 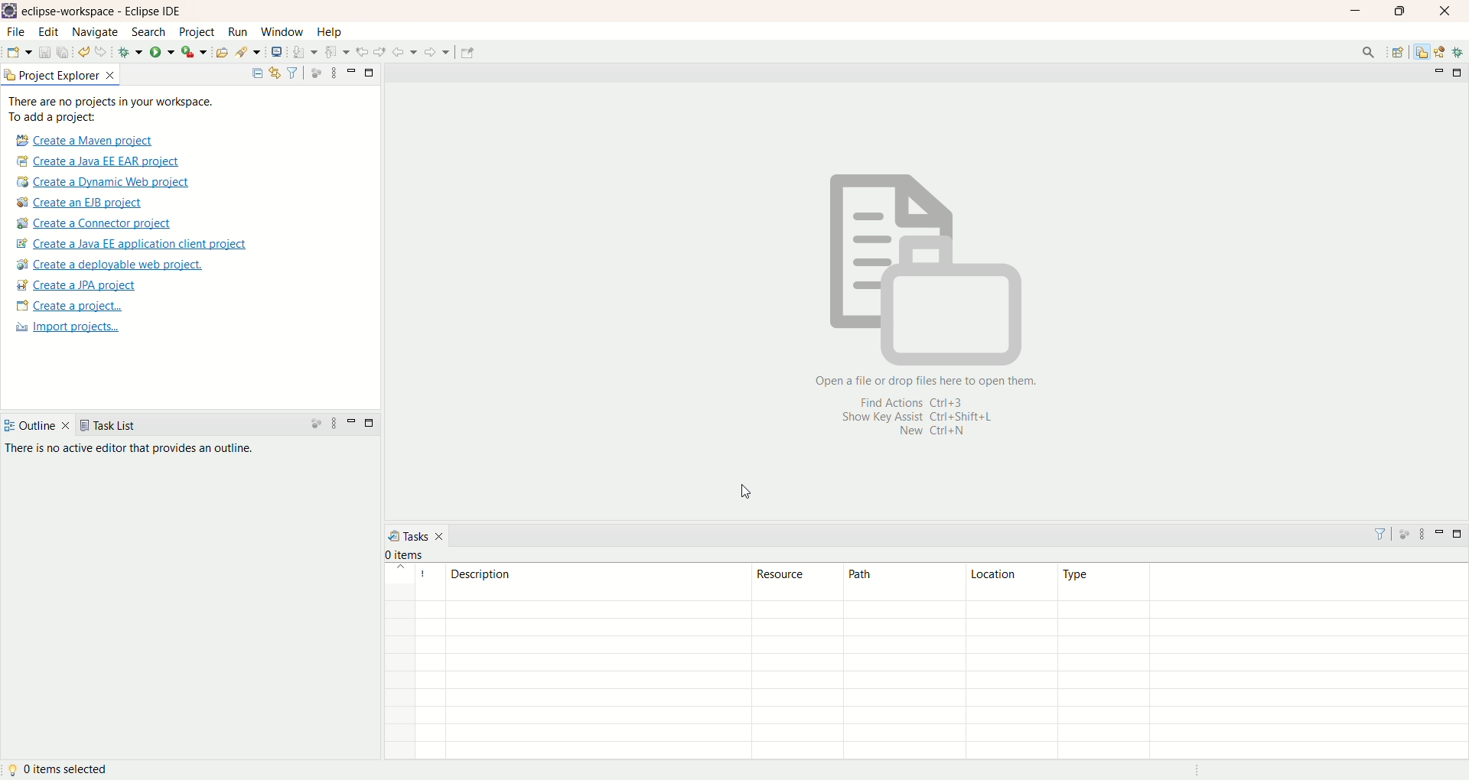 What do you see at coordinates (135, 245) in the screenshot?
I see `create a Java EE application client project` at bounding box center [135, 245].